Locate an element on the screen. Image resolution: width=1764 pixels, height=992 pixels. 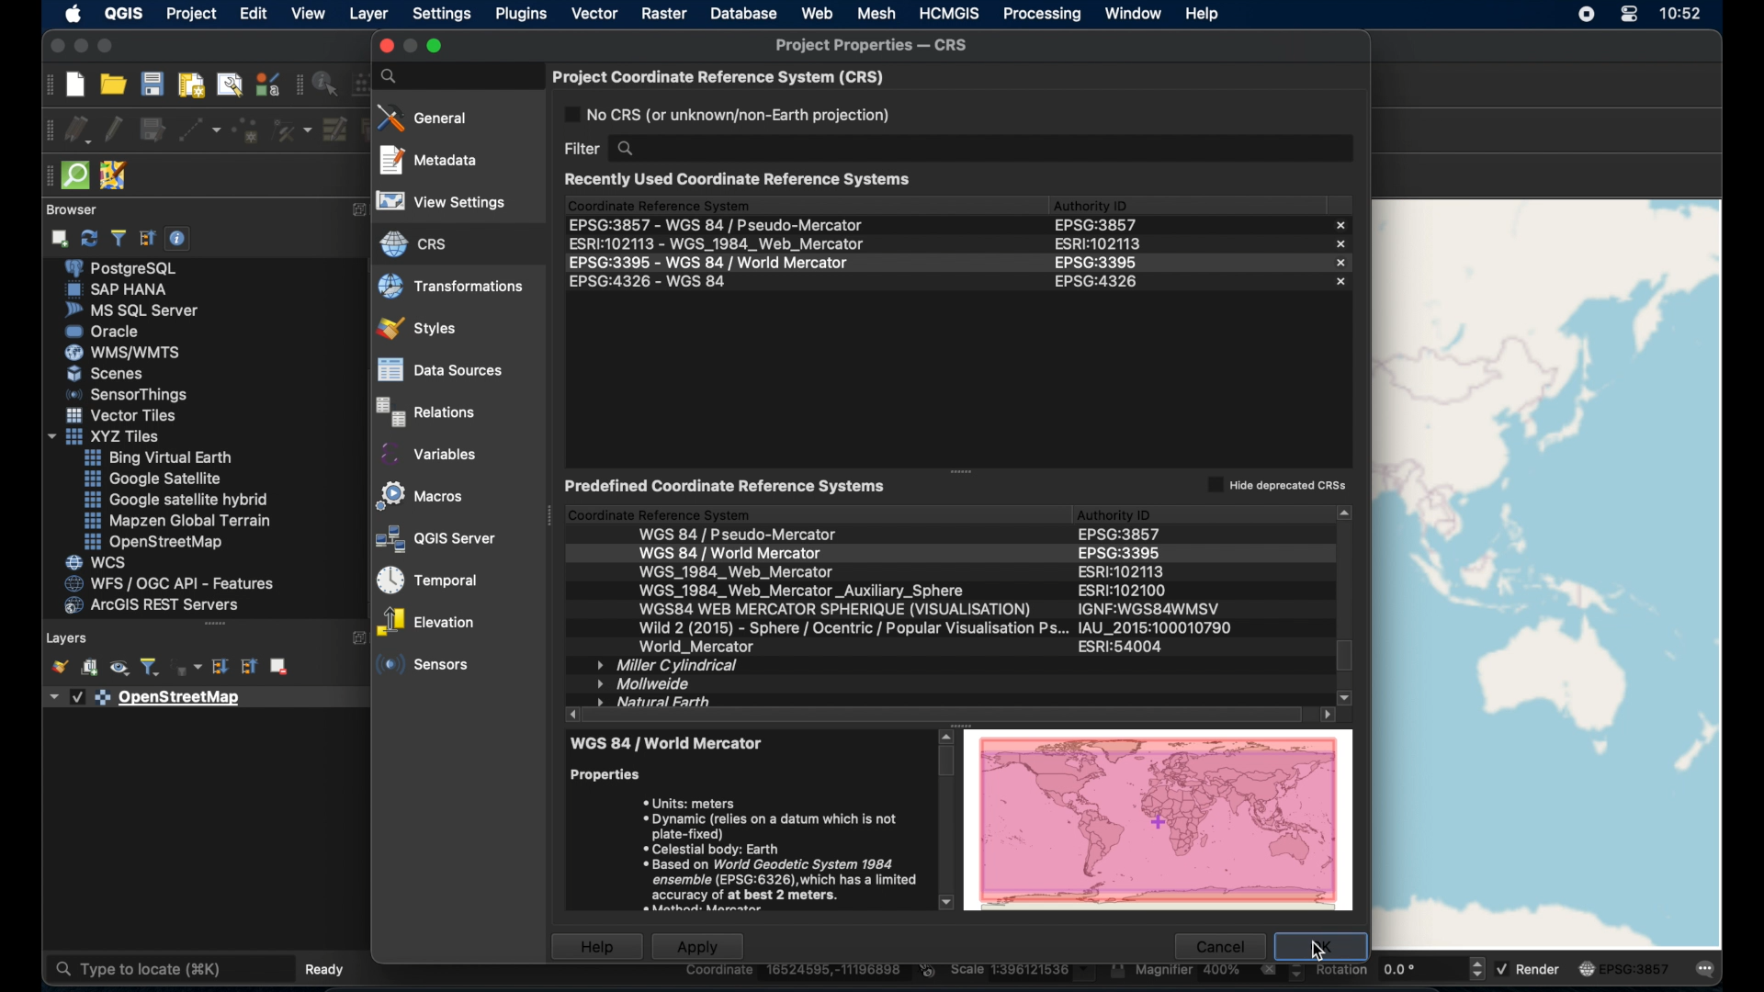
world mercator is located at coordinates (695, 648).